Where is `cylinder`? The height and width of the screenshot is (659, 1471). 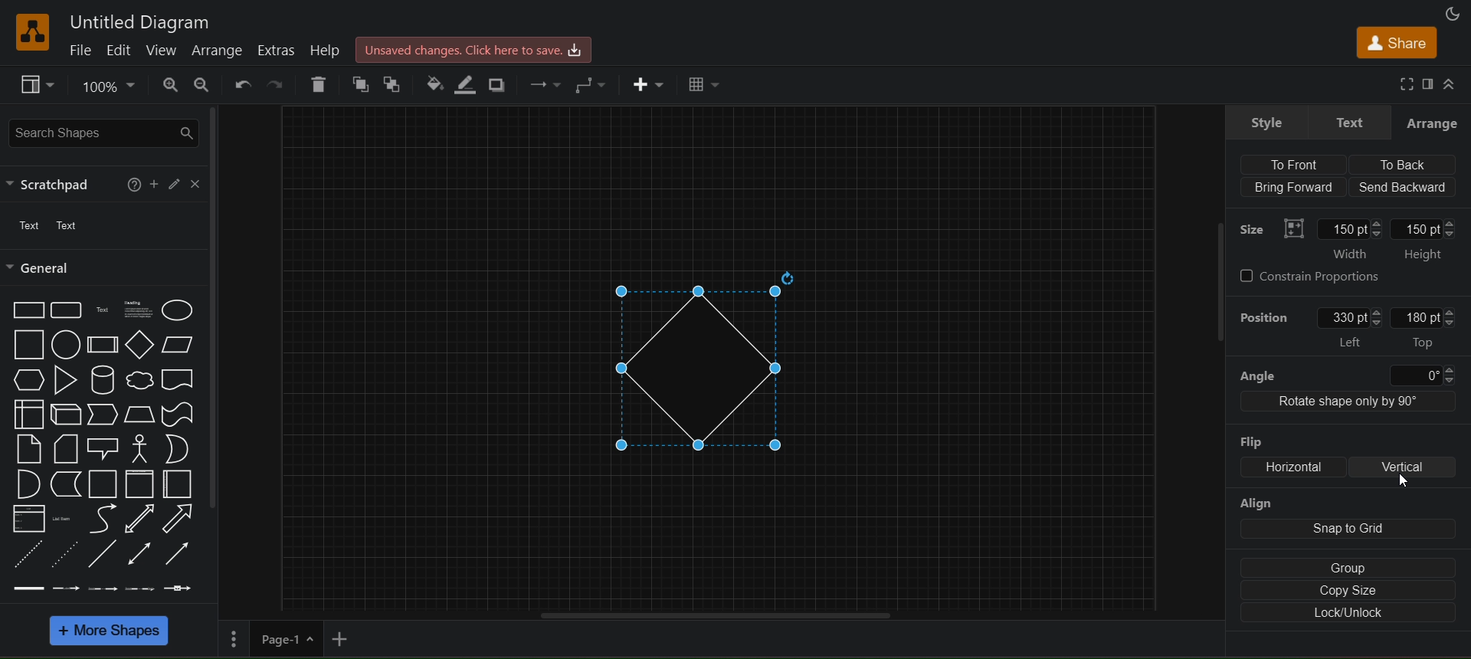 cylinder is located at coordinates (104, 380).